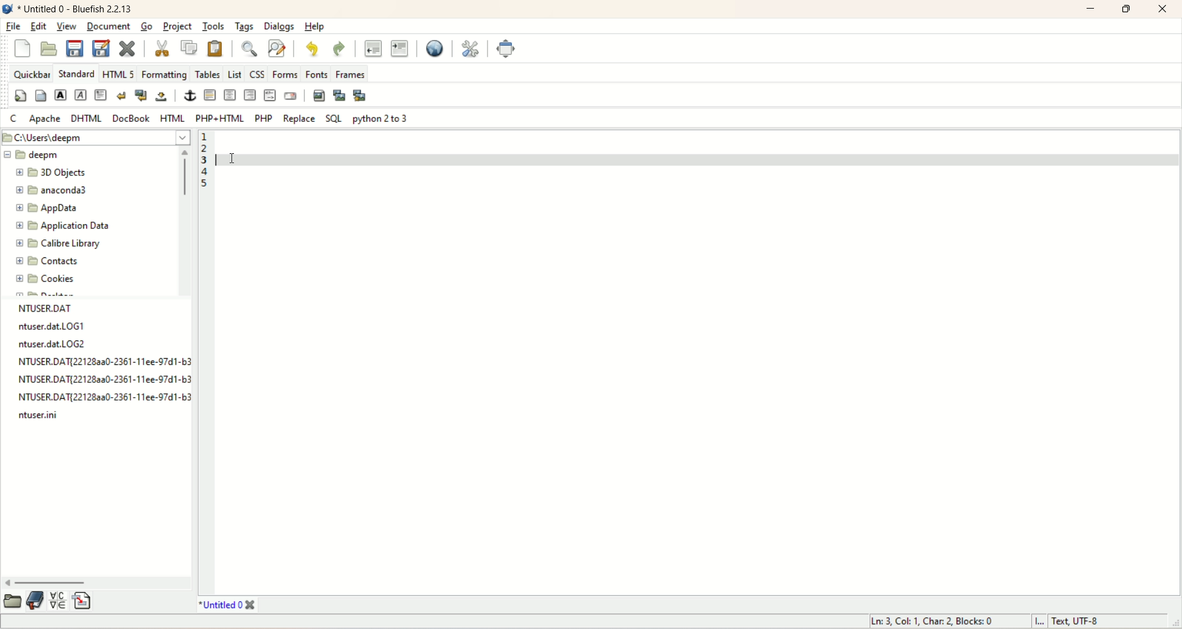 The image size is (1182, 629). Describe the element at coordinates (54, 190) in the screenshot. I see `anaconda` at that location.